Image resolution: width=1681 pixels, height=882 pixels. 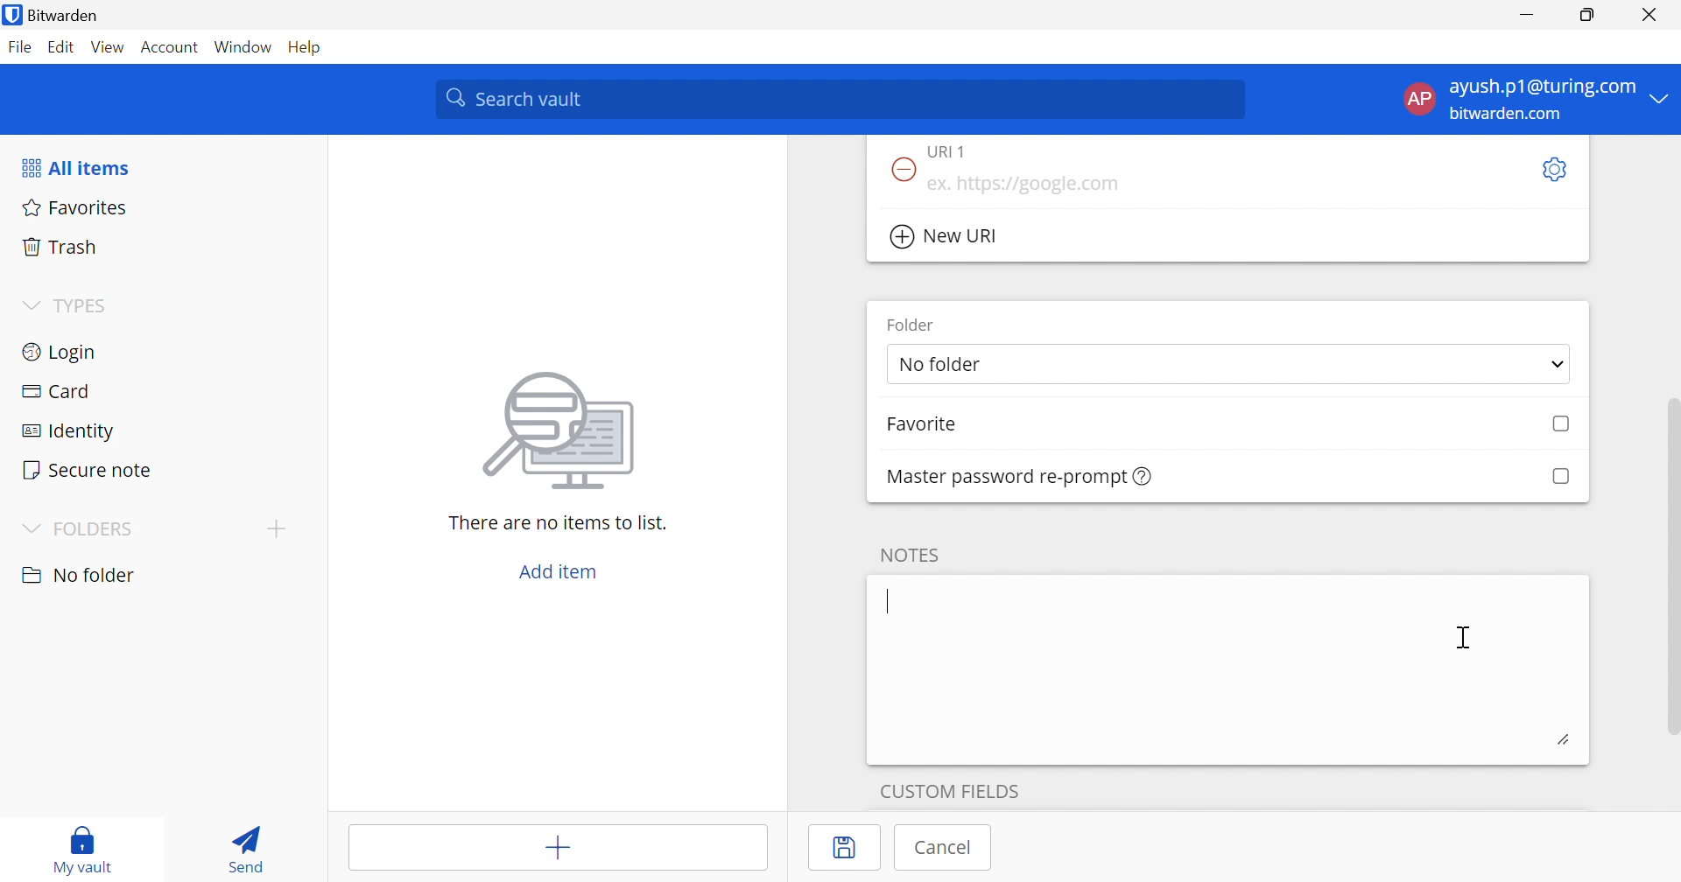 What do you see at coordinates (172, 51) in the screenshot?
I see `Account` at bounding box center [172, 51].